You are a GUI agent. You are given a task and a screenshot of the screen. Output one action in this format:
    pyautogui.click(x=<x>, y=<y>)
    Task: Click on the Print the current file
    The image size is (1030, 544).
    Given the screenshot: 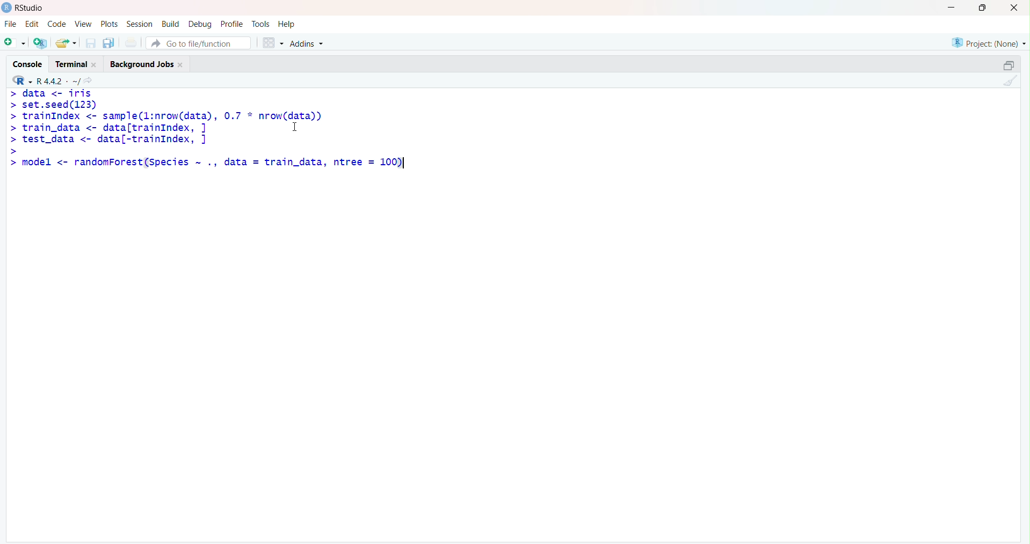 What is the action you would take?
    pyautogui.click(x=131, y=43)
    